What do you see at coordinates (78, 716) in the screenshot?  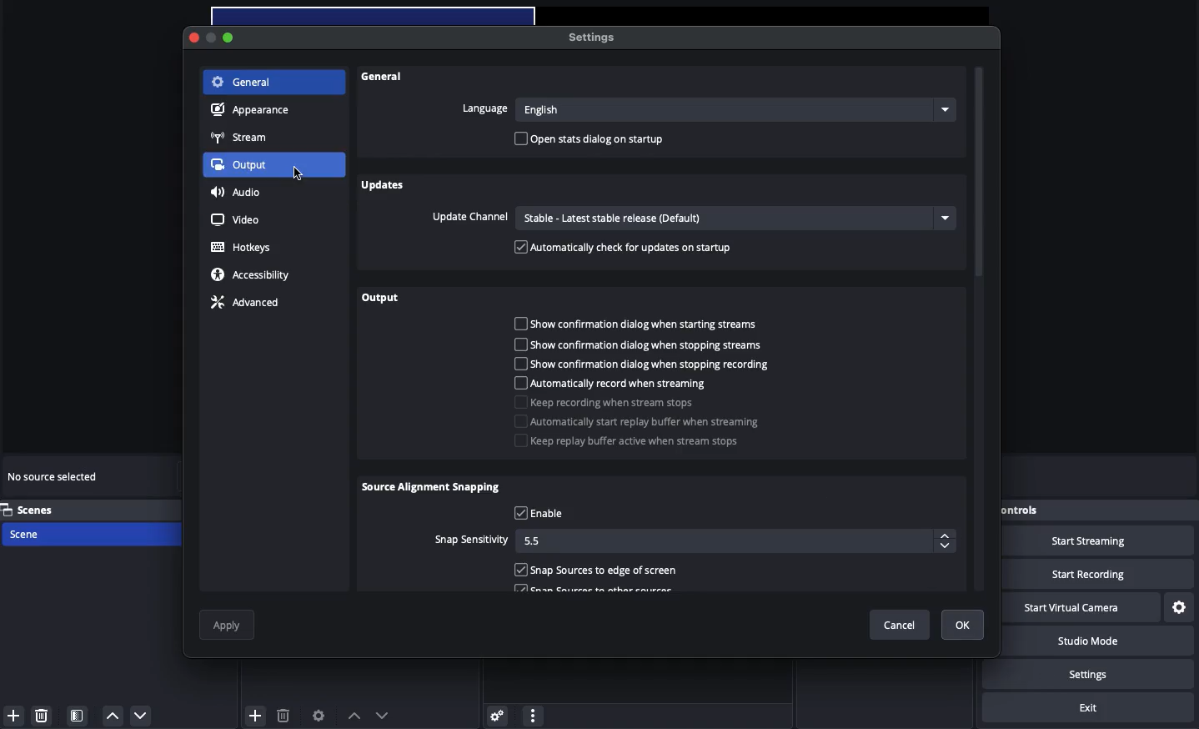 I see `Scene filter` at bounding box center [78, 716].